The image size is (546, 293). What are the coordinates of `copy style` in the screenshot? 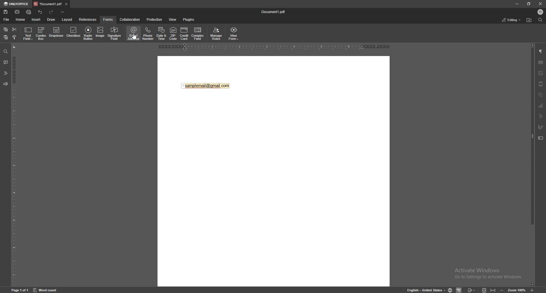 It's located at (14, 38).